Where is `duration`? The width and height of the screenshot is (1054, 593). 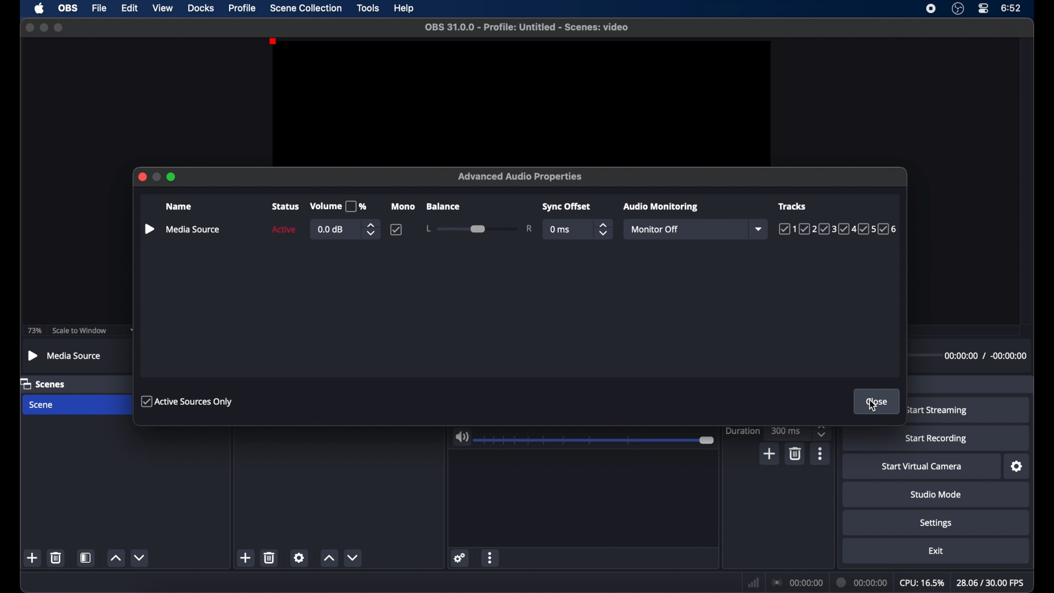
duration is located at coordinates (742, 430).